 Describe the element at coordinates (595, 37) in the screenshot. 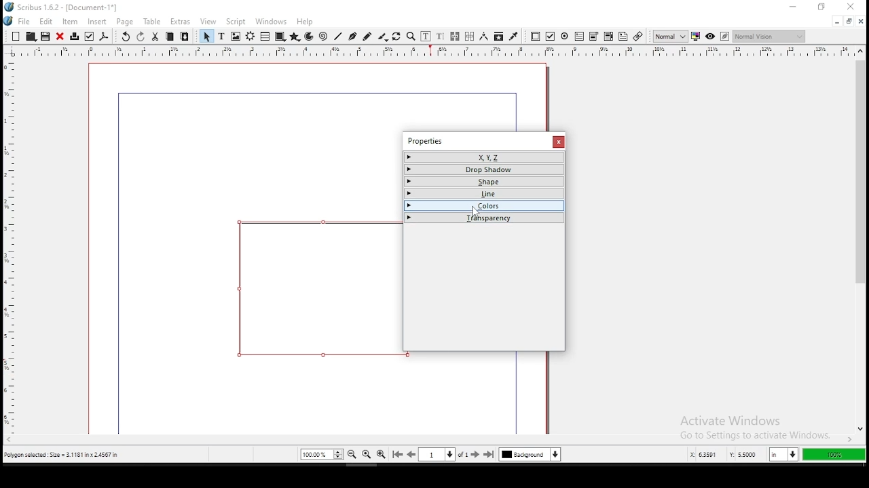

I see `pdf list box` at that location.